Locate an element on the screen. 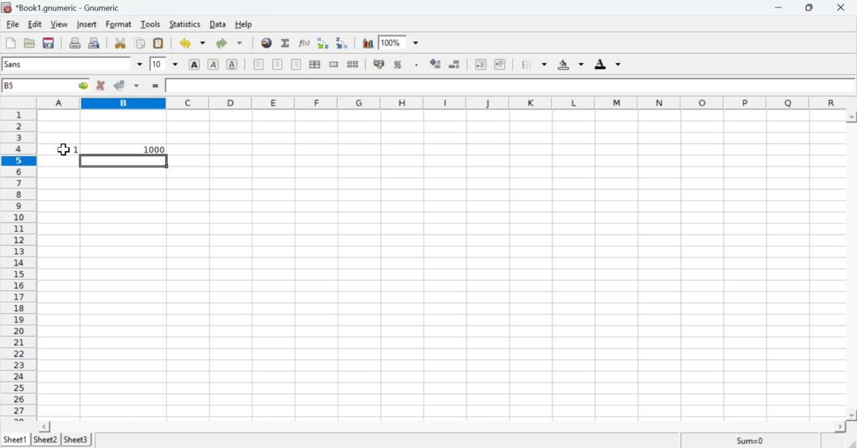 The height and width of the screenshot is (448, 857). Tools is located at coordinates (151, 24).